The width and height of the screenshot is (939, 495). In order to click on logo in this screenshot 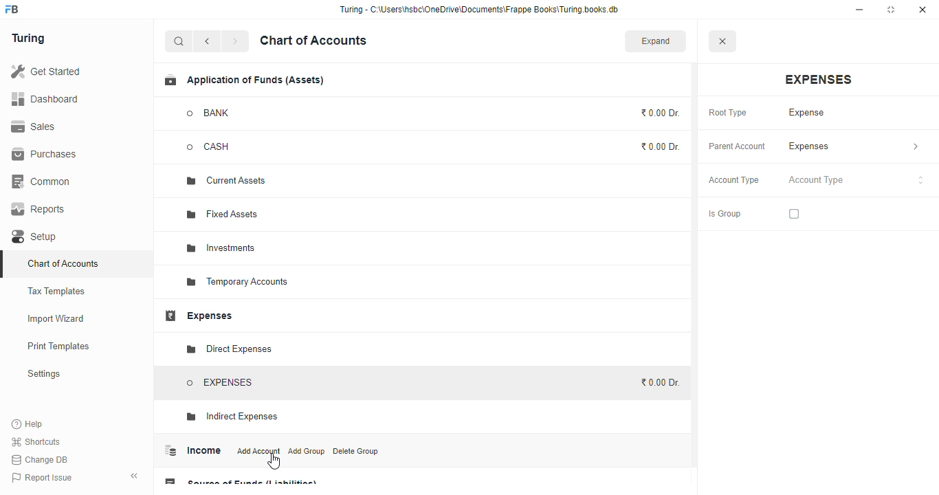, I will do `click(12, 9)`.